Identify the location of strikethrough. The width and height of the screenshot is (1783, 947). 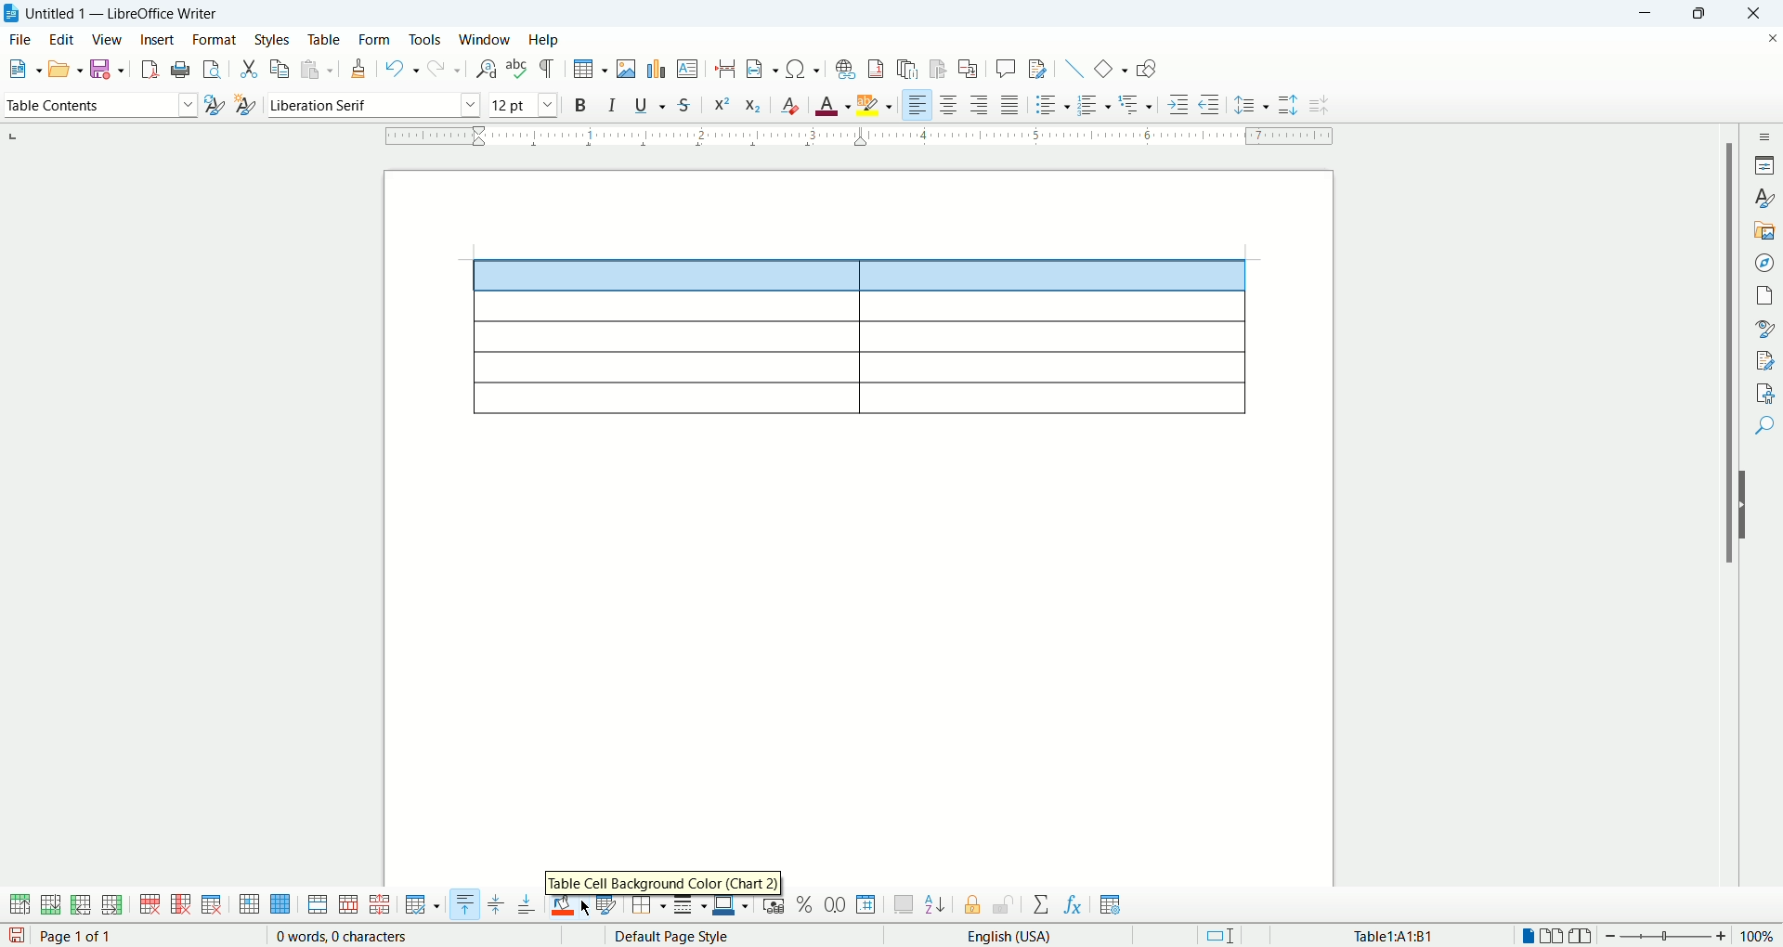
(683, 104).